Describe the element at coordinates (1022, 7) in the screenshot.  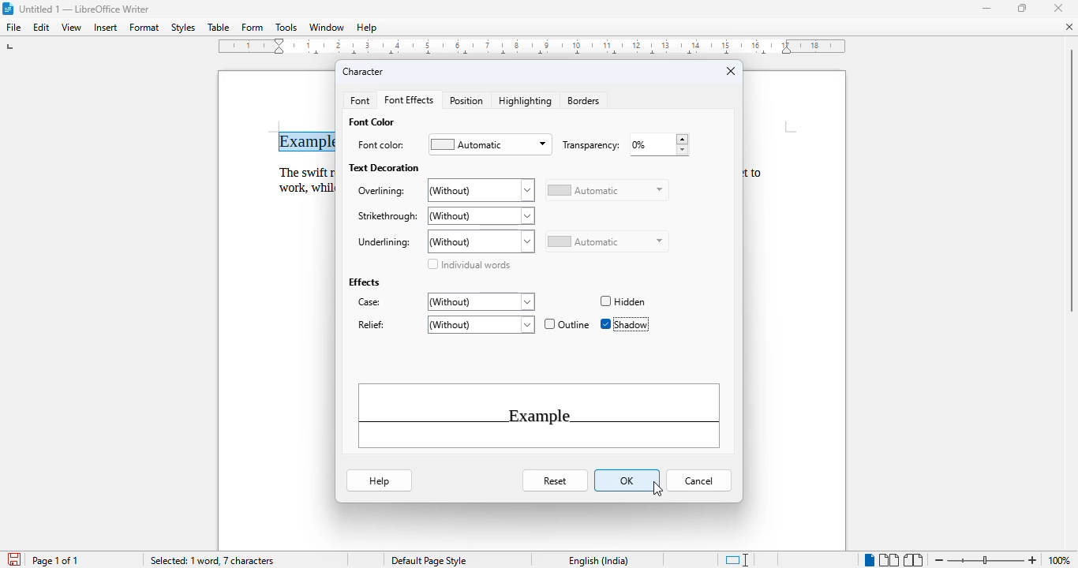
I see `maximize` at that location.